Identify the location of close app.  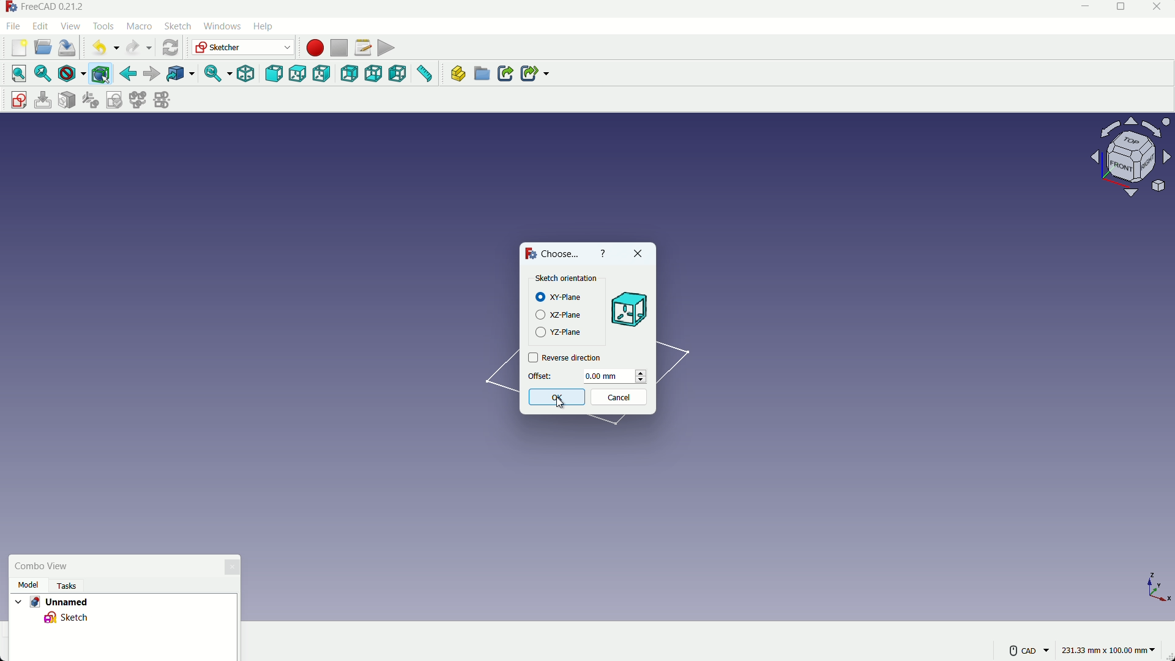
(1161, 9).